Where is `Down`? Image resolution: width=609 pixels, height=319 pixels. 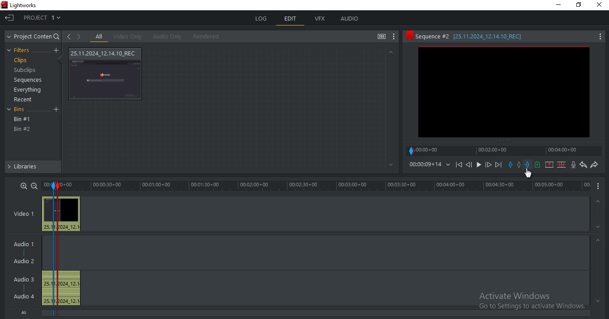 Down is located at coordinates (598, 227).